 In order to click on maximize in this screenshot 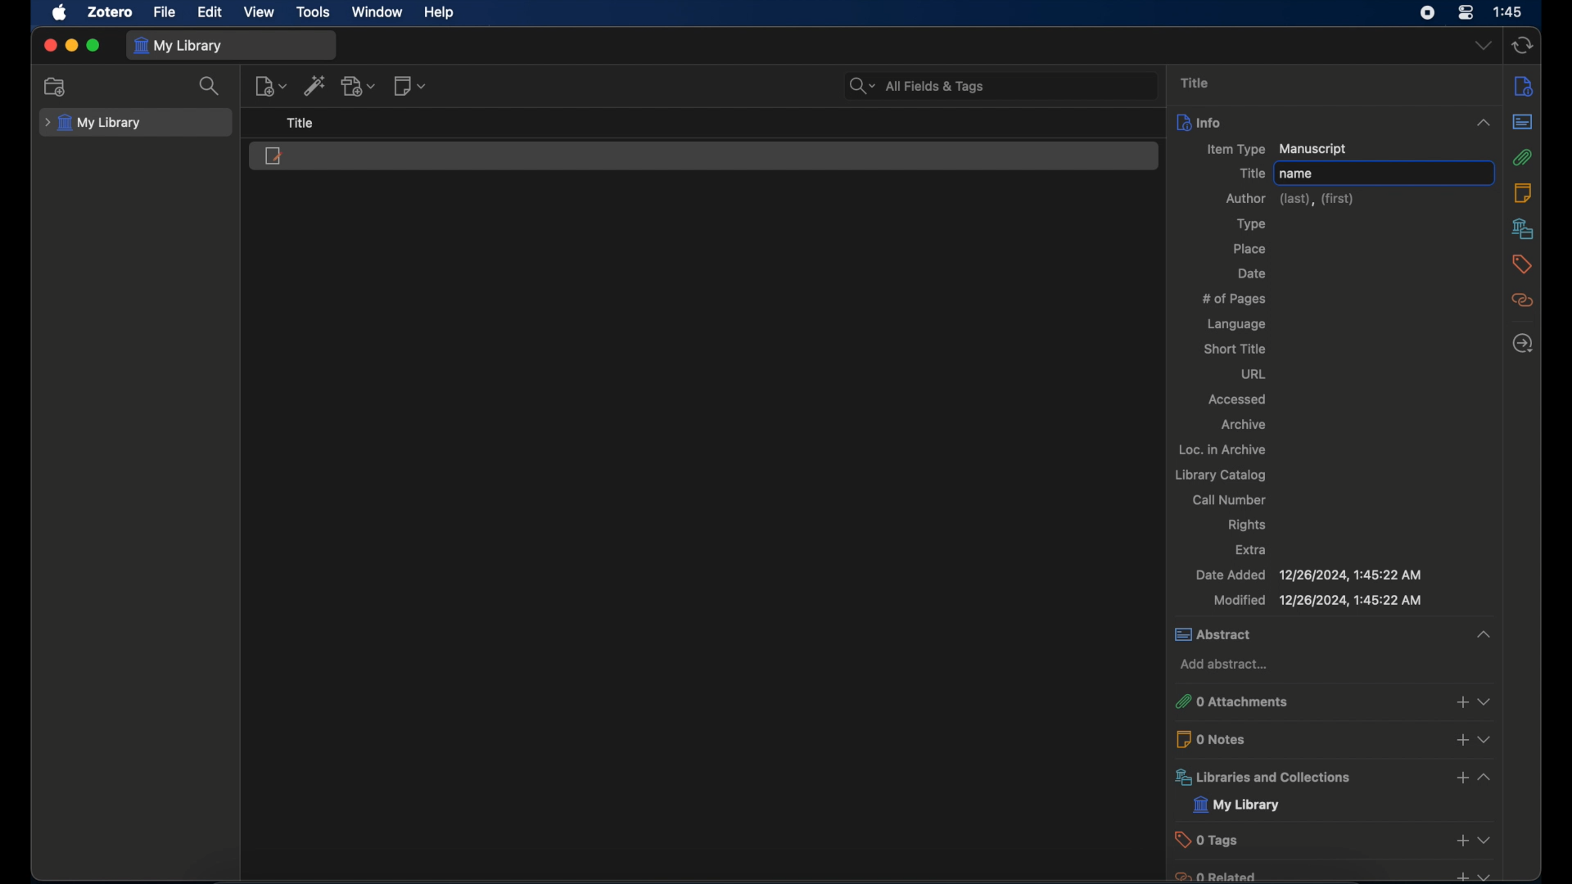, I will do `click(93, 46)`.